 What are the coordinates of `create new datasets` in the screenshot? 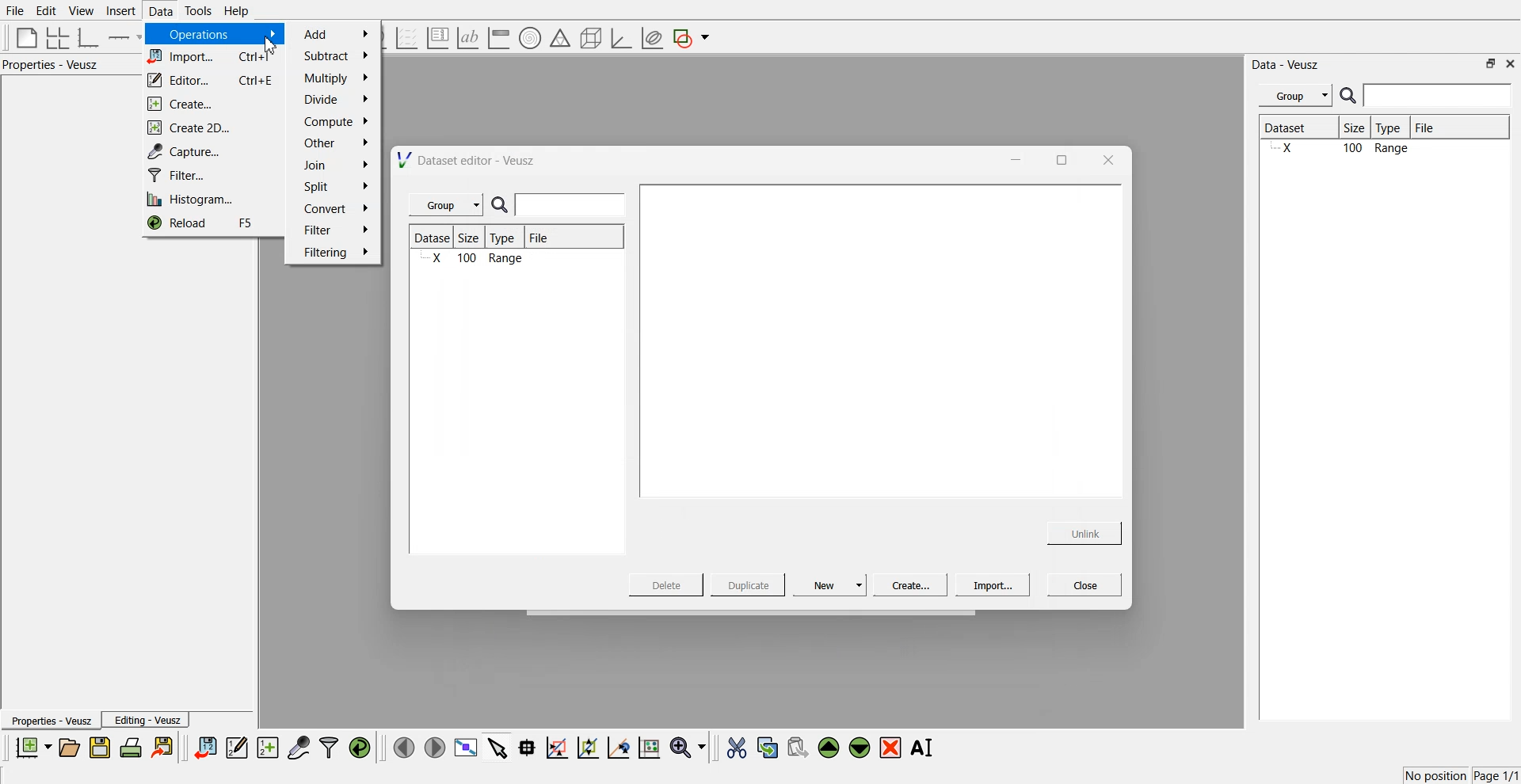 It's located at (268, 748).